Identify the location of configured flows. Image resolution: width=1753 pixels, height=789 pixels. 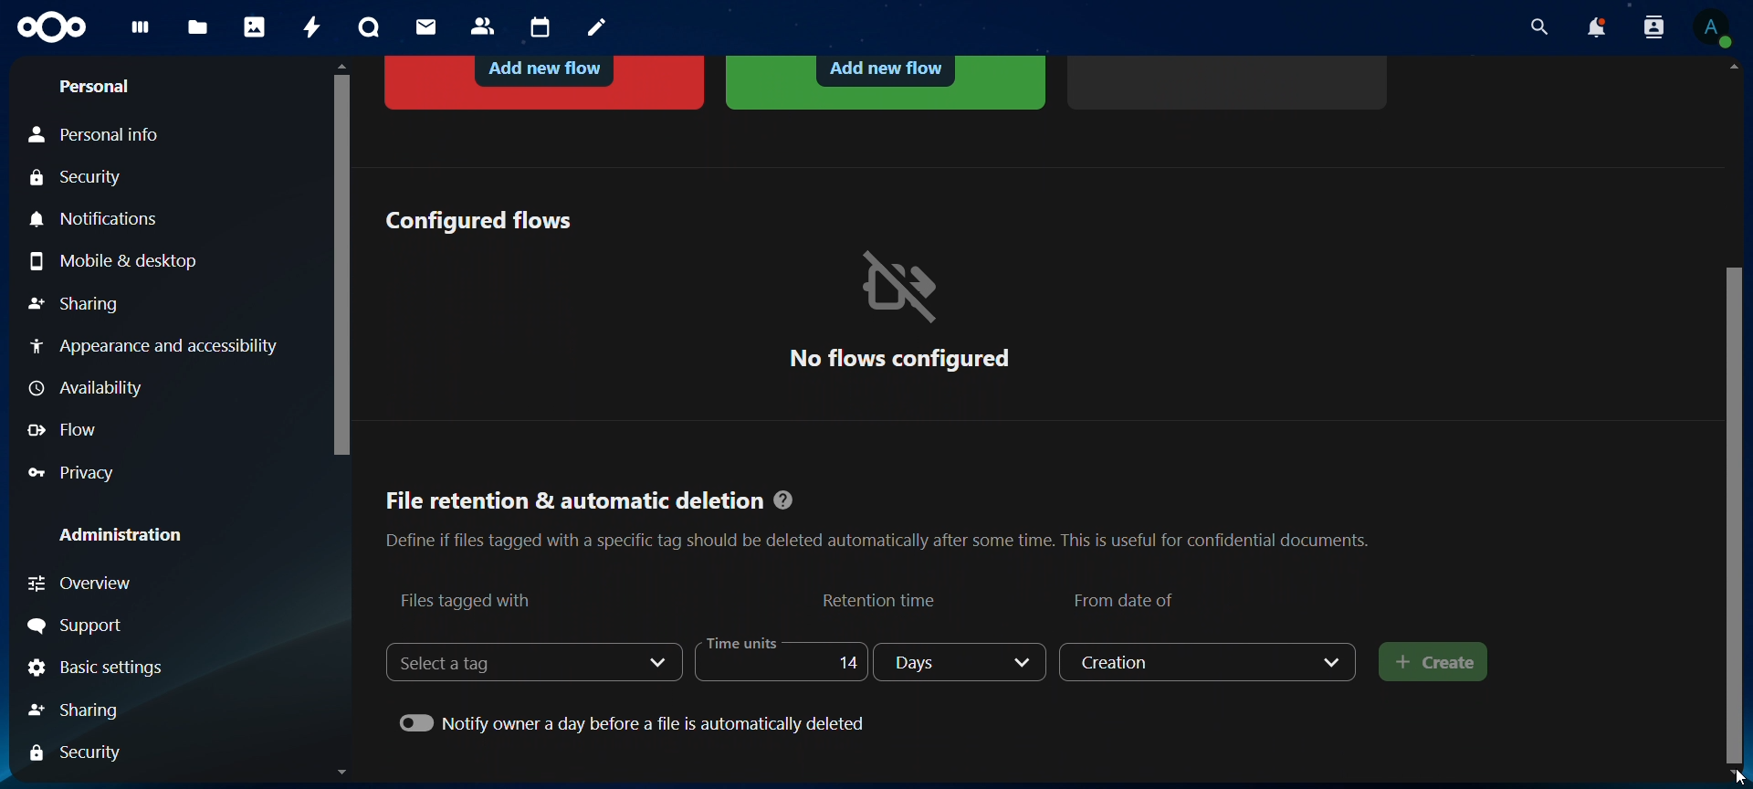
(478, 220).